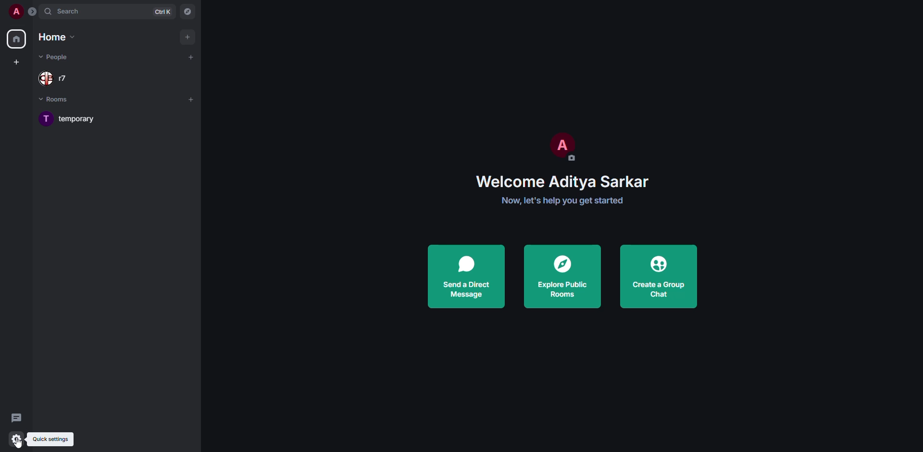 The width and height of the screenshot is (923, 452). I want to click on welcome, so click(563, 181).